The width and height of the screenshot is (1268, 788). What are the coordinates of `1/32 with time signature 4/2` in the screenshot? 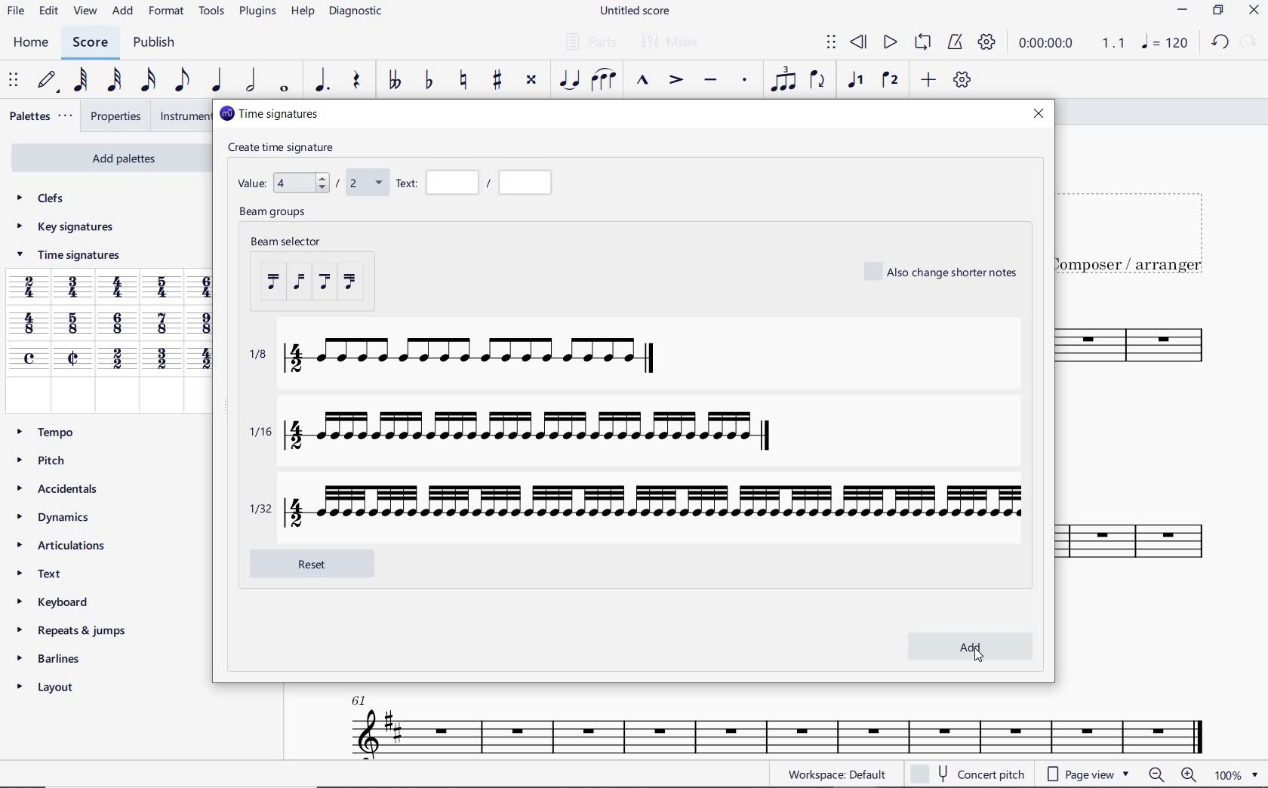 It's located at (638, 506).